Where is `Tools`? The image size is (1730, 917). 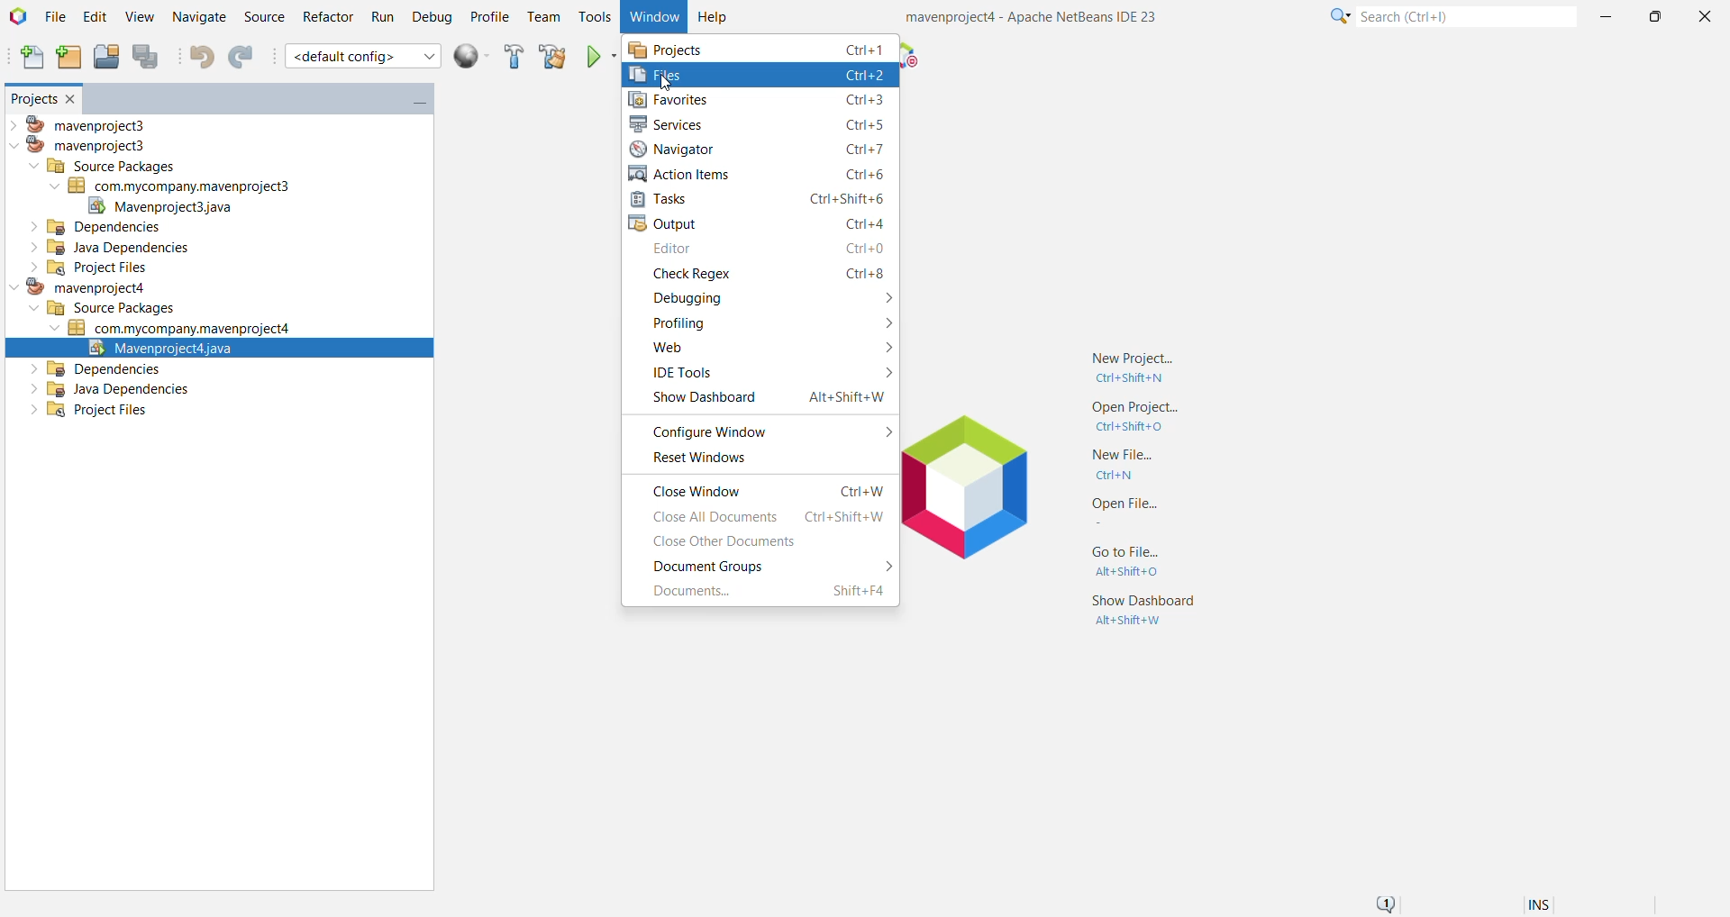
Tools is located at coordinates (595, 14).